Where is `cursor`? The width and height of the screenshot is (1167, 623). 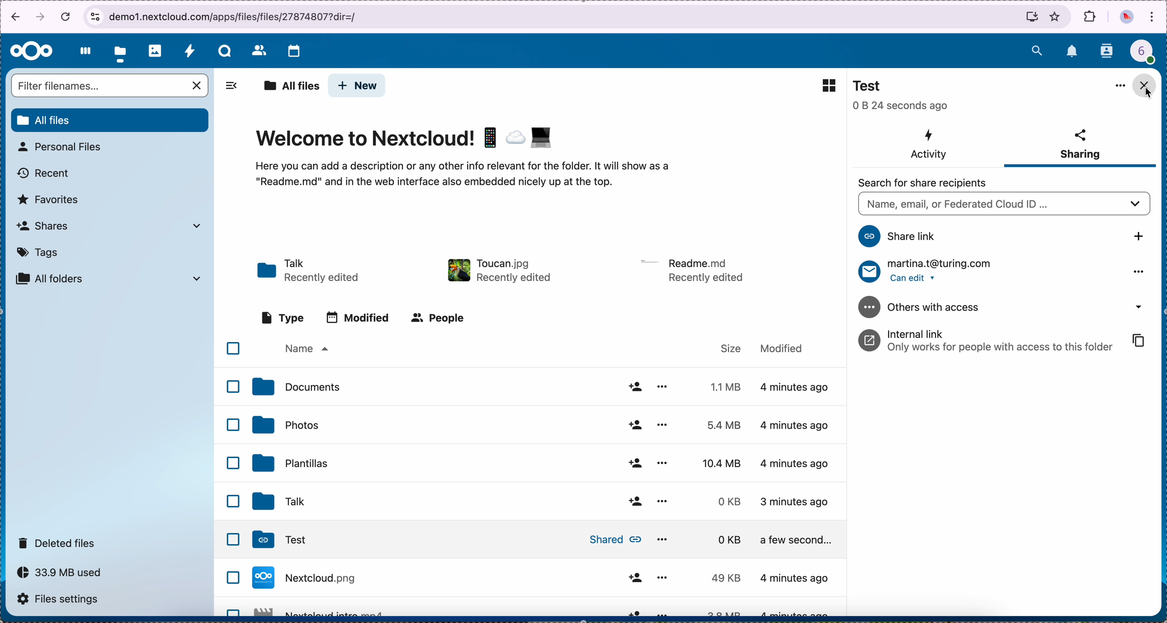 cursor is located at coordinates (1147, 94).